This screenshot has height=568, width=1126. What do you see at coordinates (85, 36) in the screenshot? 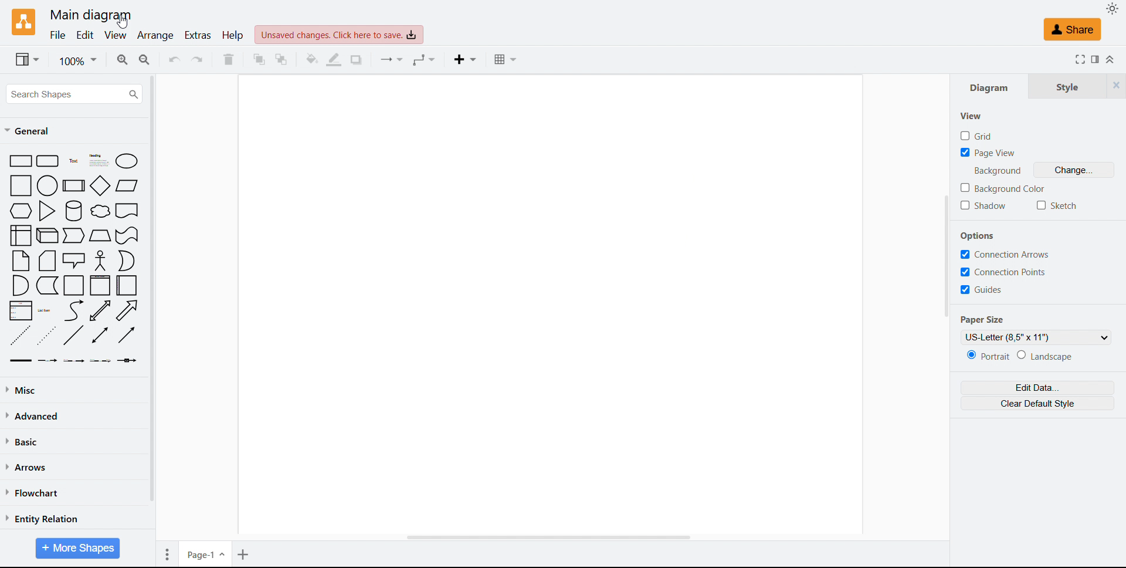
I see `Edit ` at bounding box center [85, 36].